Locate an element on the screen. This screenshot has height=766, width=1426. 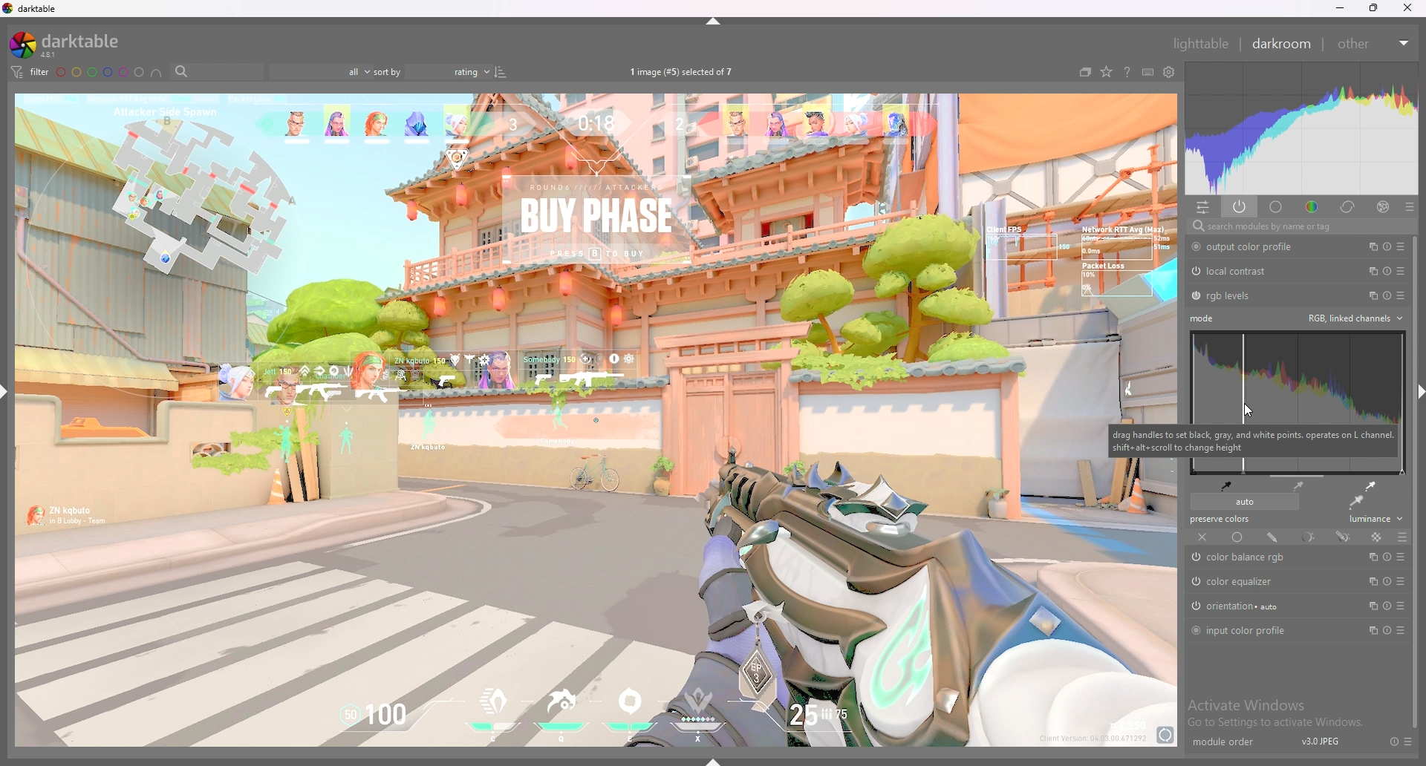
multiple instances action is located at coordinates (1369, 270).